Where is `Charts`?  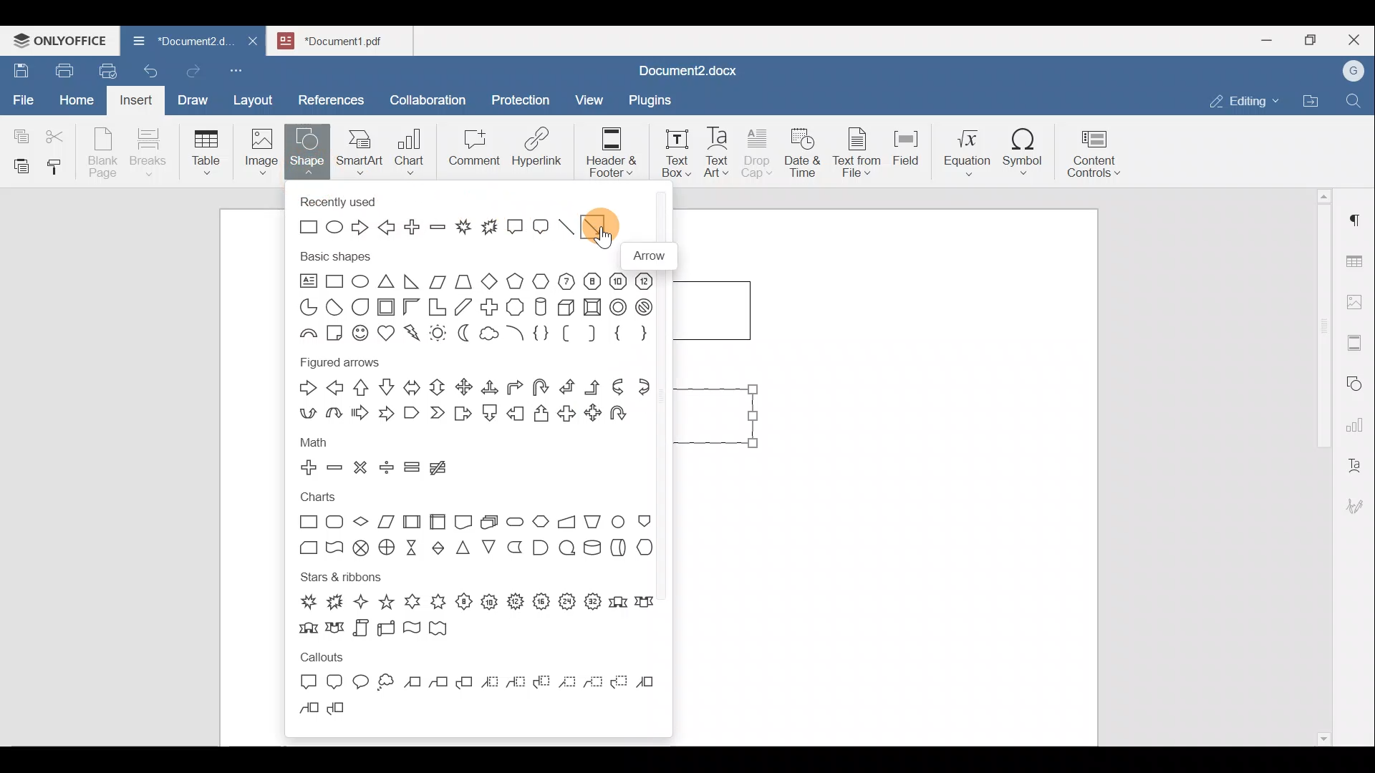 Charts is located at coordinates (472, 529).